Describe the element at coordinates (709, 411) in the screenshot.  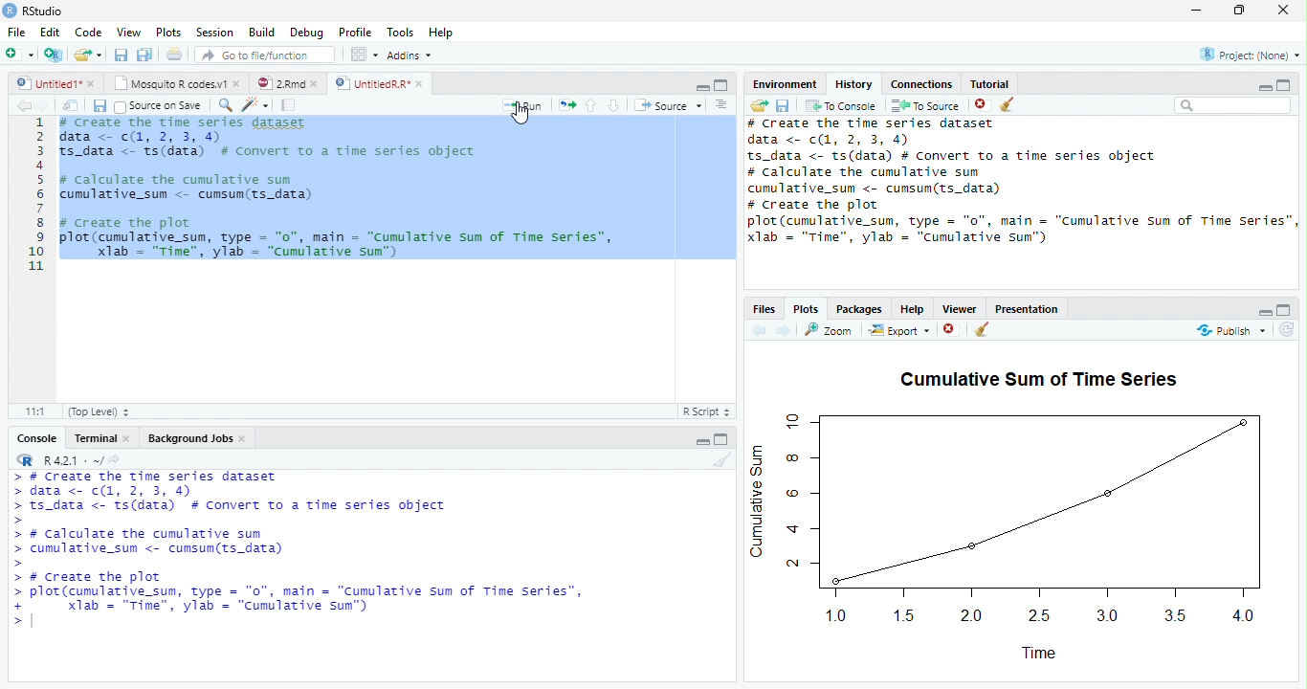
I see `R script` at that location.